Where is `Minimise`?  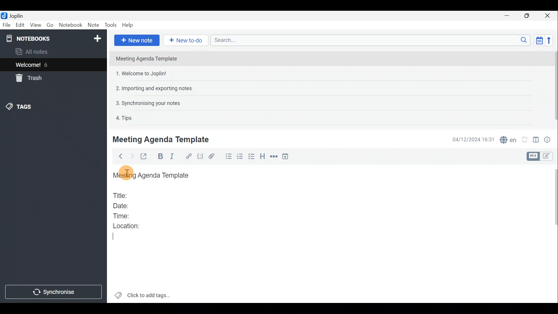
Minimise is located at coordinates (508, 15).